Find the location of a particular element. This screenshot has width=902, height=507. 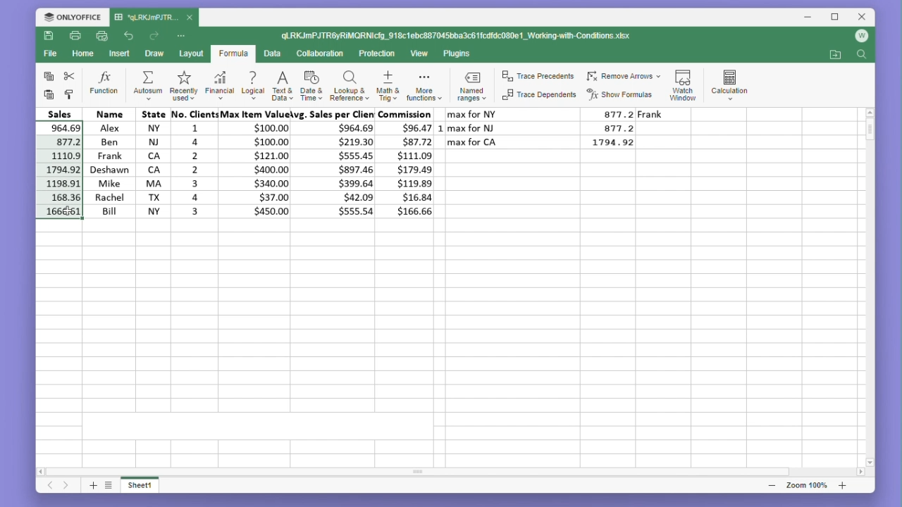

Autosum is located at coordinates (147, 85).